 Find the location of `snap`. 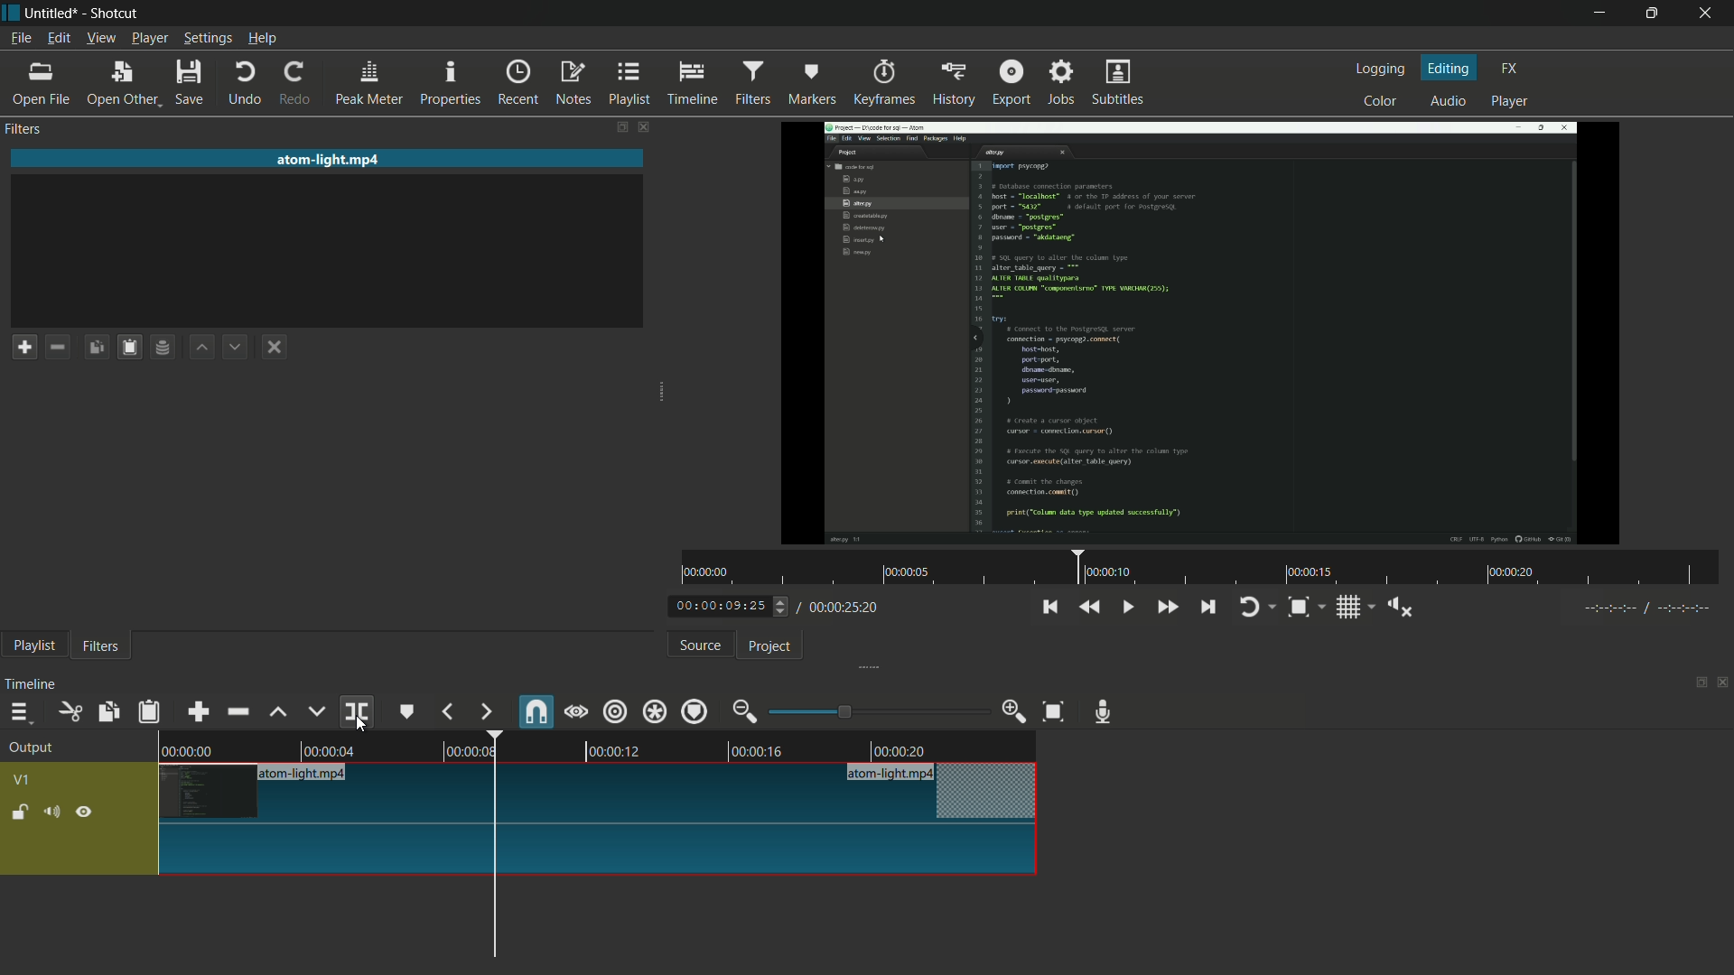

snap is located at coordinates (534, 710).